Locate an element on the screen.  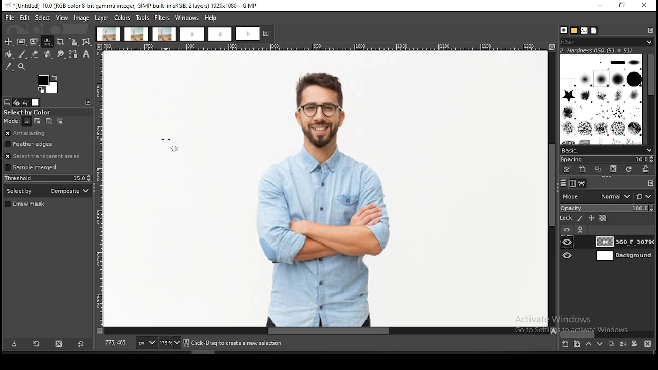
scale is located at coordinates (327, 47).